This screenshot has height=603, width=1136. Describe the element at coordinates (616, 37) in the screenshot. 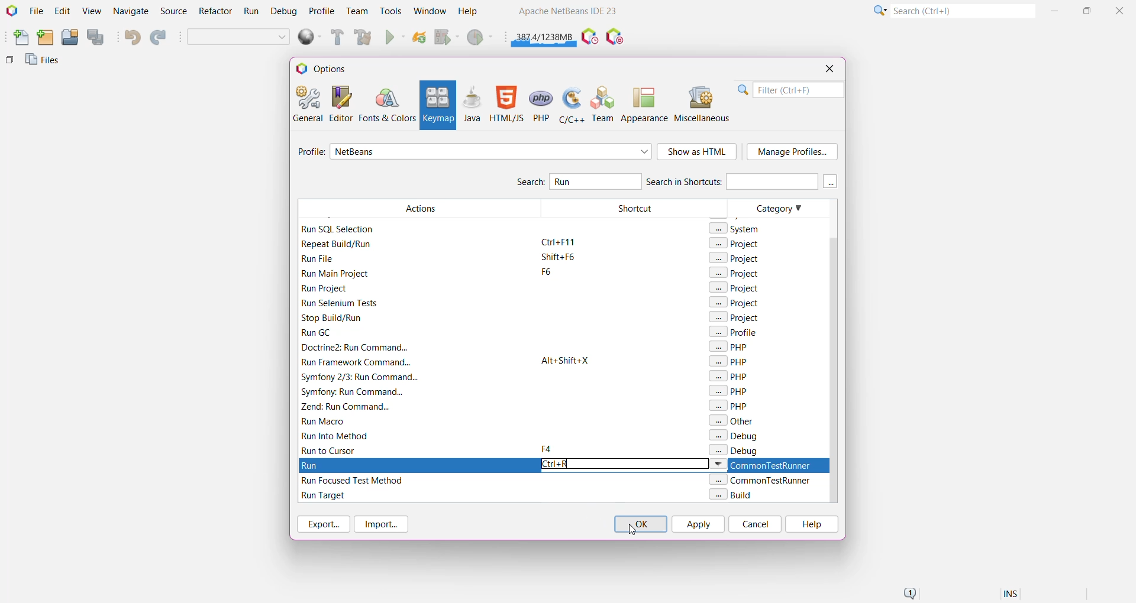

I see `Pause I/O Checks` at that location.